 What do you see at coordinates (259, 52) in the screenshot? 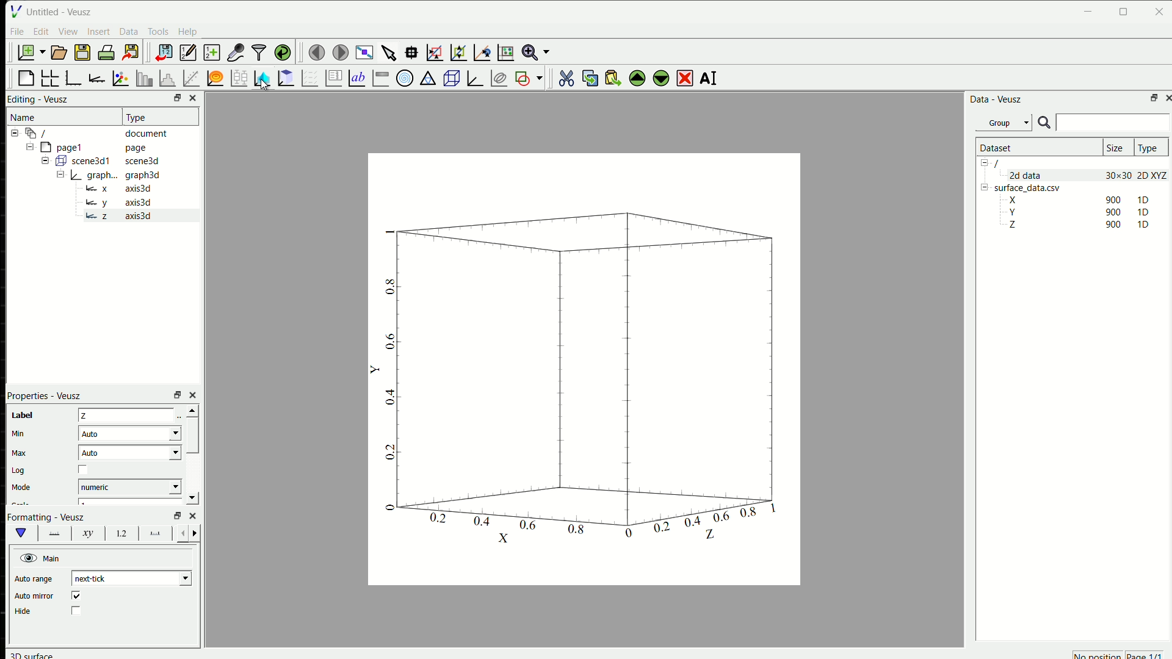
I see `filter data` at bounding box center [259, 52].